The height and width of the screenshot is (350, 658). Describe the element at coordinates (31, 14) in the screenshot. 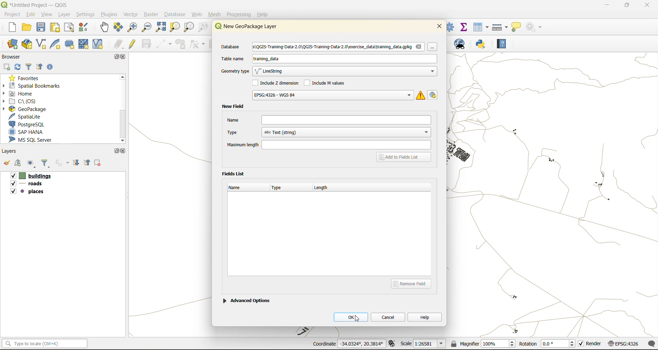

I see `edit` at that location.